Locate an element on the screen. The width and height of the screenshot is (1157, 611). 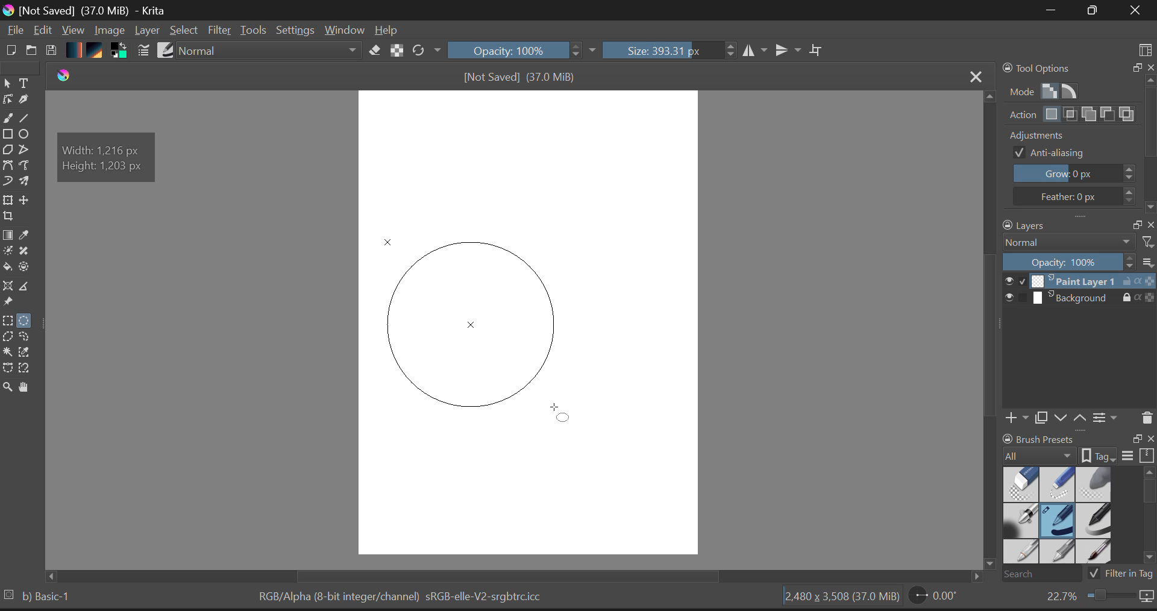
Settings is located at coordinates (296, 31).